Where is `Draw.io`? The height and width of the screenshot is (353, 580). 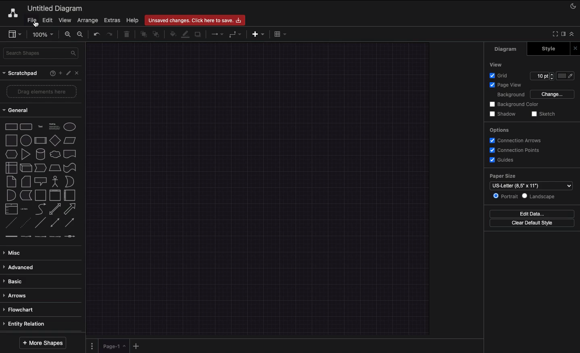
Draw.io is located at coordinates (11, 13).